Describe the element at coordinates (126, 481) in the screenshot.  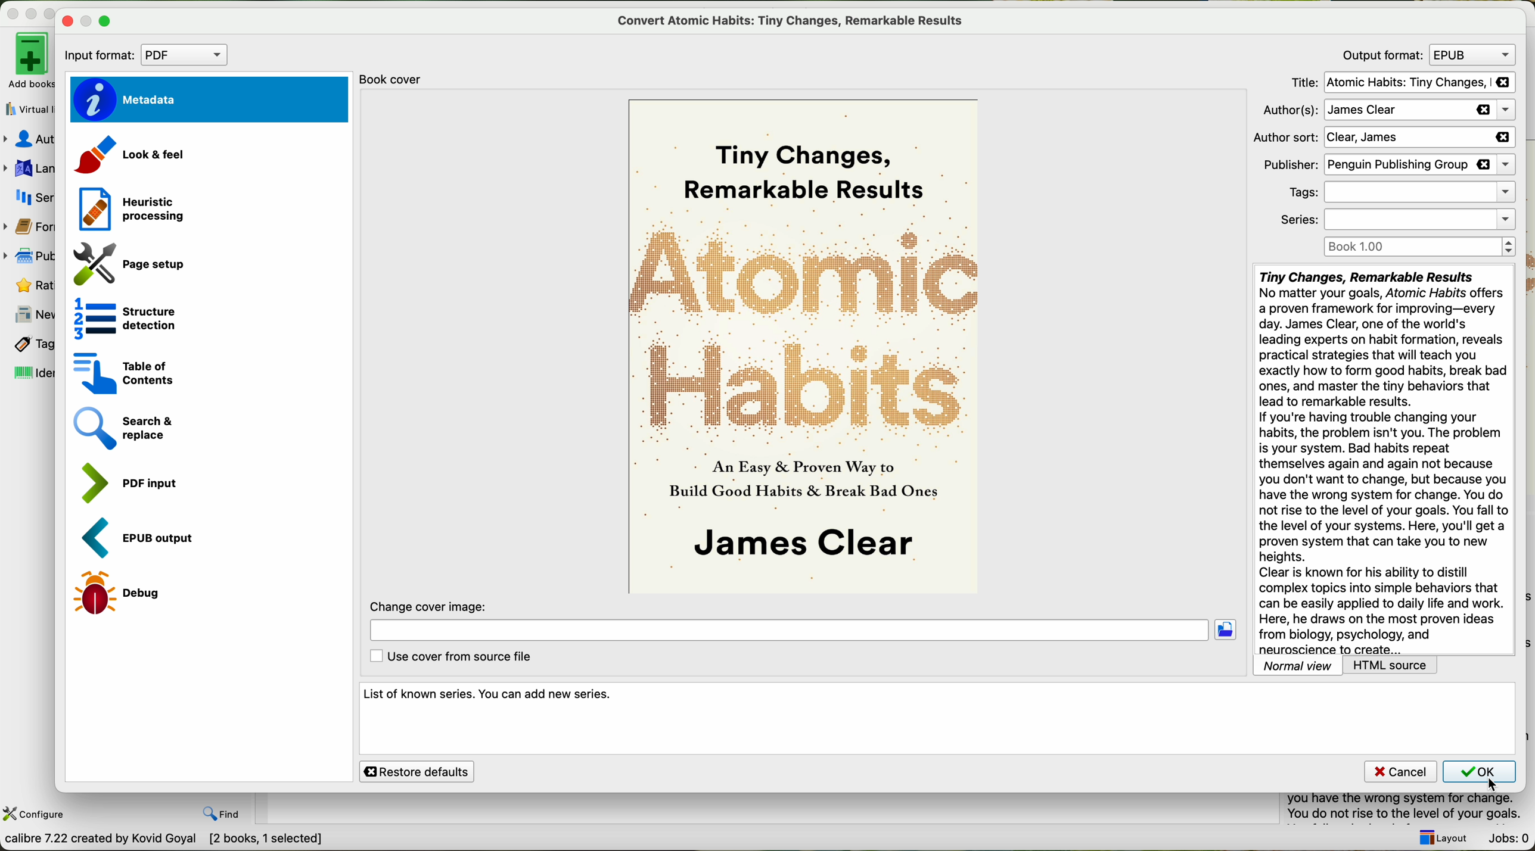
I see `PDF input` at that location.